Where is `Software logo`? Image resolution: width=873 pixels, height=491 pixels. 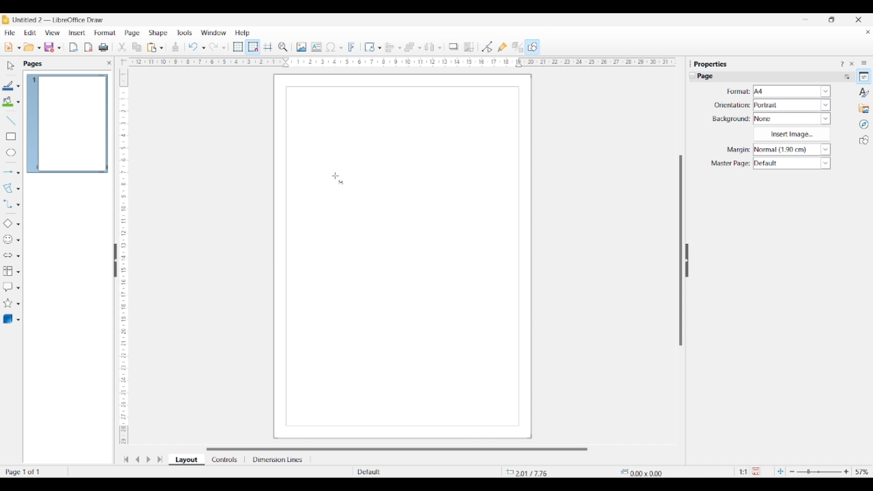
Software logo is located at coordinates (5, 20).